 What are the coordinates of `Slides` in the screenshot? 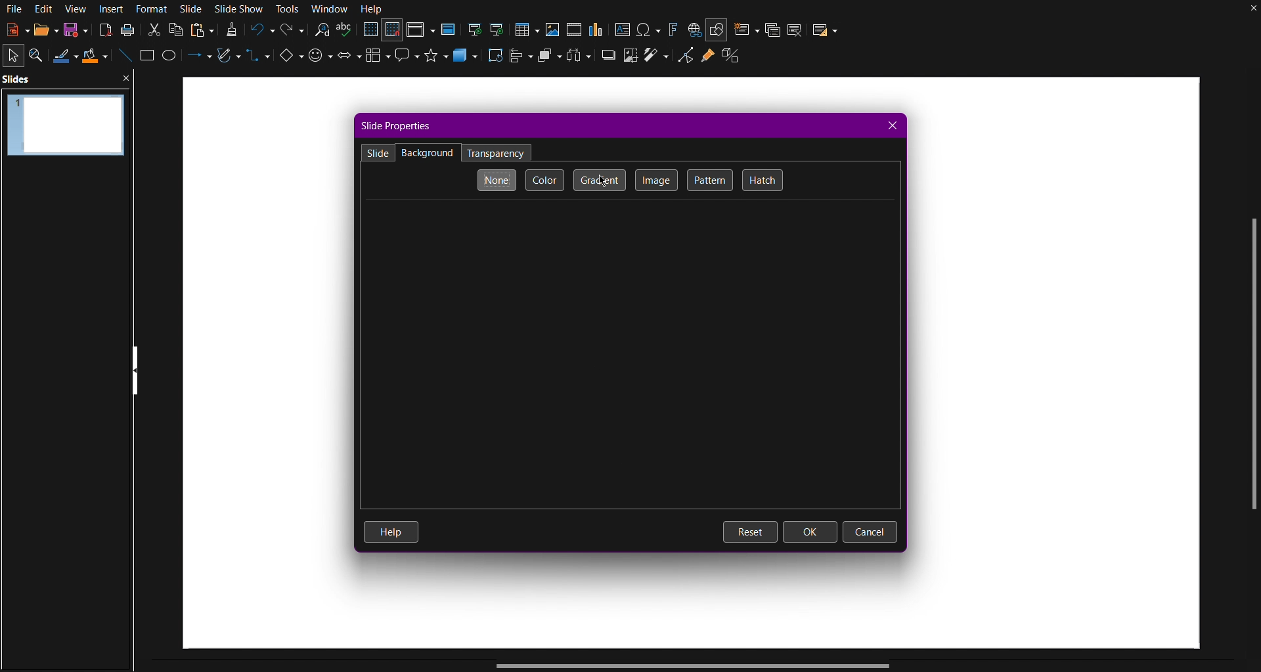 It's located at (20, 79).